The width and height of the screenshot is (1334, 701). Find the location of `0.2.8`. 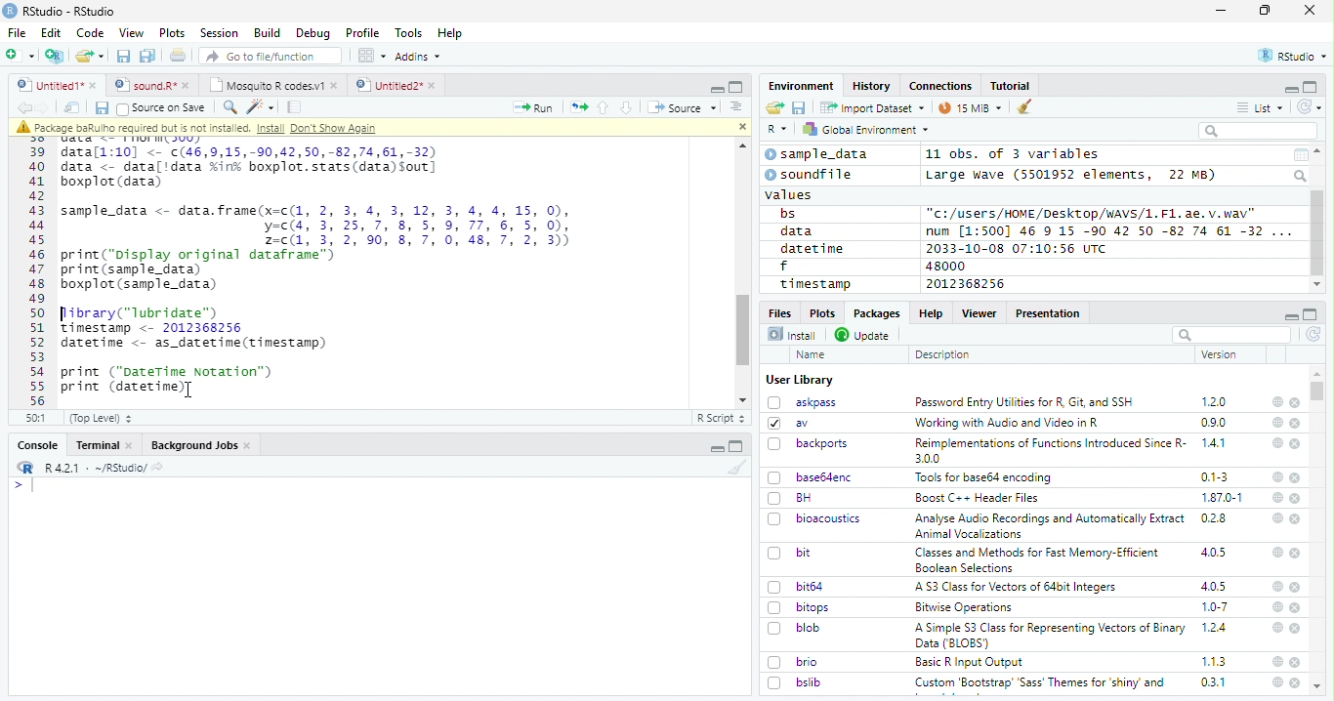

0.2.8 is located at coordinates (1215, 517).